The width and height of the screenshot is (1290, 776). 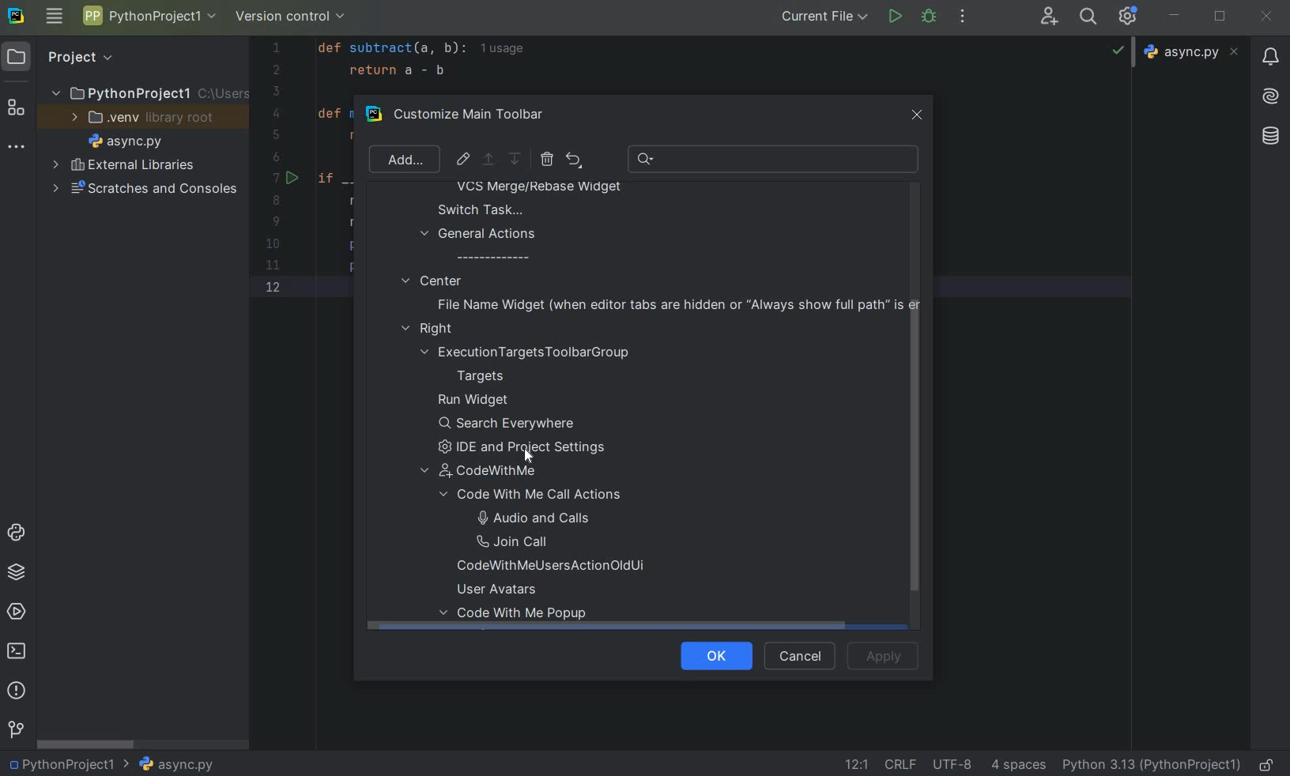 What do you see at coordinates (1194, 52) in the screenshot?
I see `async.py` at bounding box center [1194, 52].